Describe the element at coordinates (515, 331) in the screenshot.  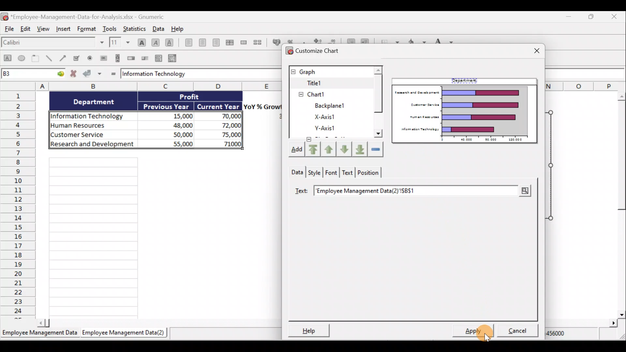
I see `Cancel` at that location.